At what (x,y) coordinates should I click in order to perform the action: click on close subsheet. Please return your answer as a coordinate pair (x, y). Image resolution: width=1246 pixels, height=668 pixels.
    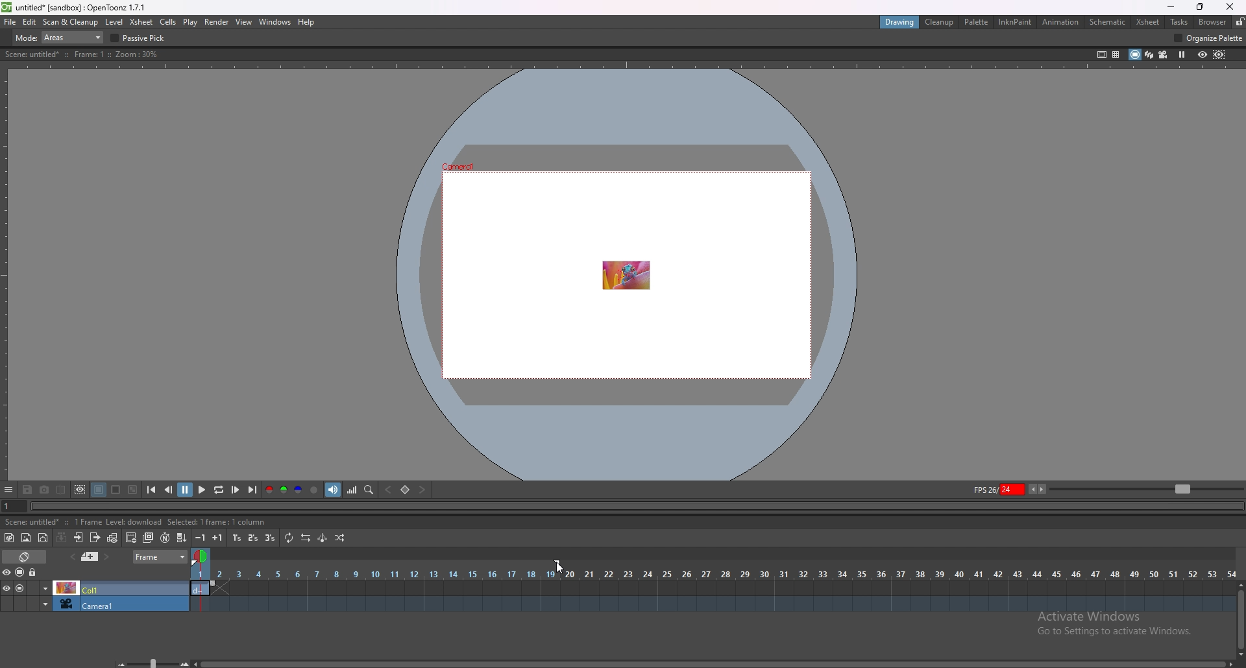
    Looking at the image, I should click on (95, 538).